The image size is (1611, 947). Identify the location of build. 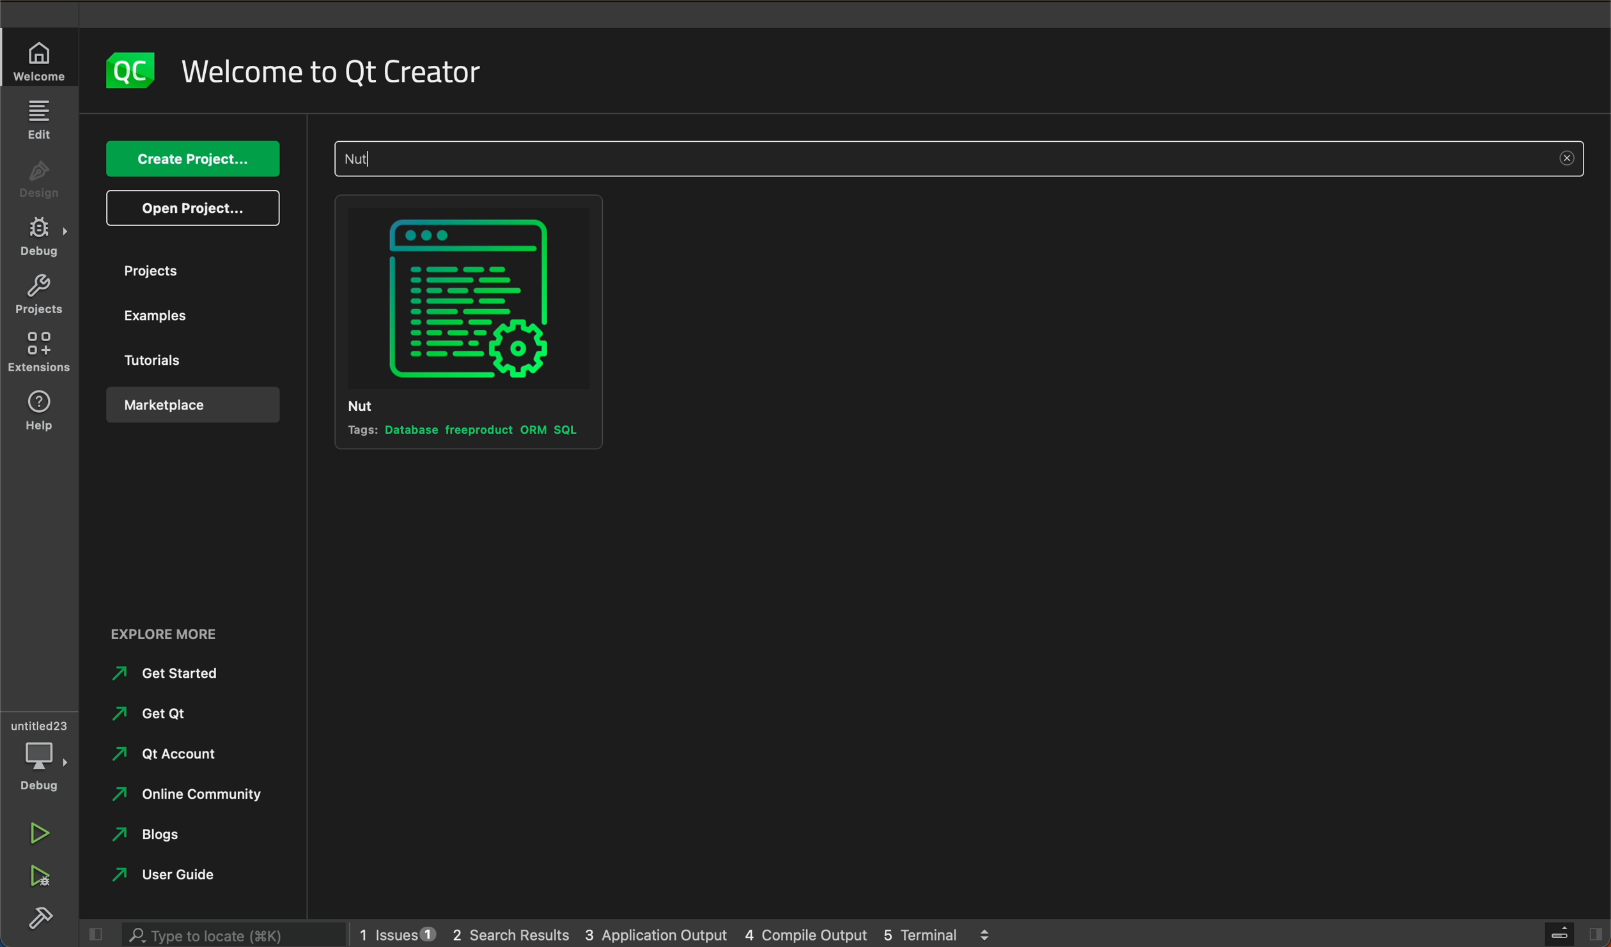
(43, 920).